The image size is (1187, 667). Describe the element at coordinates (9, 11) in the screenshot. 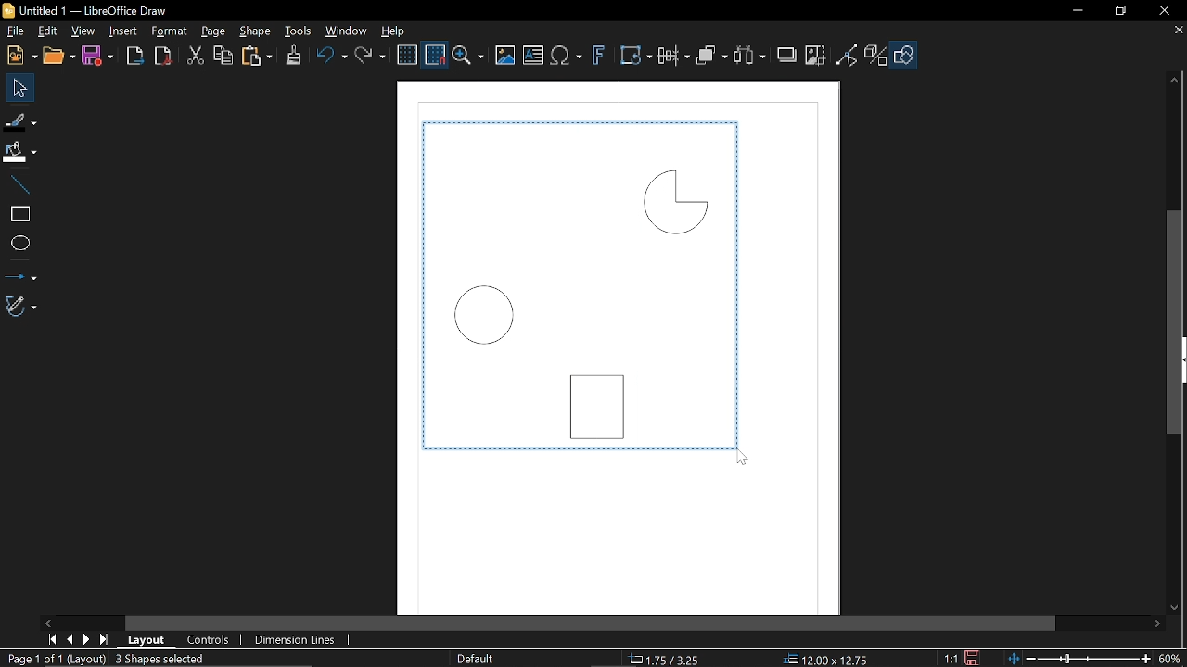

I see `LibreOffice Logo` at that location.